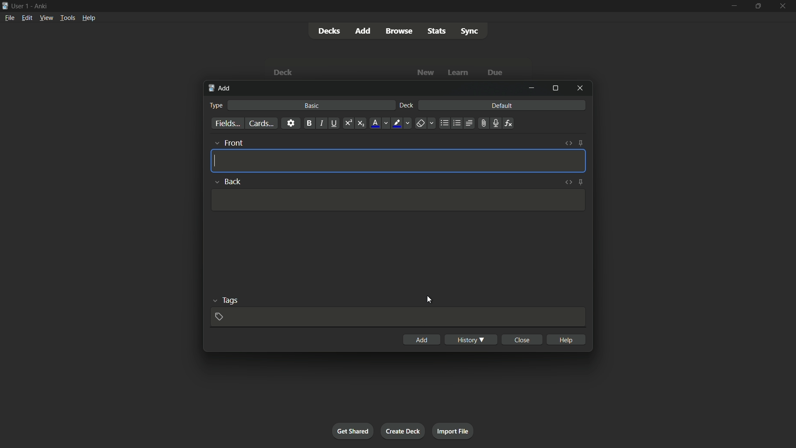  Describe the element at coordinates (380, 124) in the screenshot. I see `font color` at that location.